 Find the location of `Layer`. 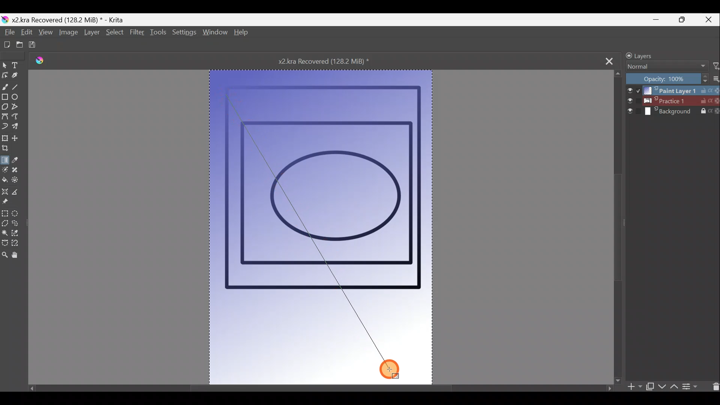

Layer is located at coordinates (91, 34).